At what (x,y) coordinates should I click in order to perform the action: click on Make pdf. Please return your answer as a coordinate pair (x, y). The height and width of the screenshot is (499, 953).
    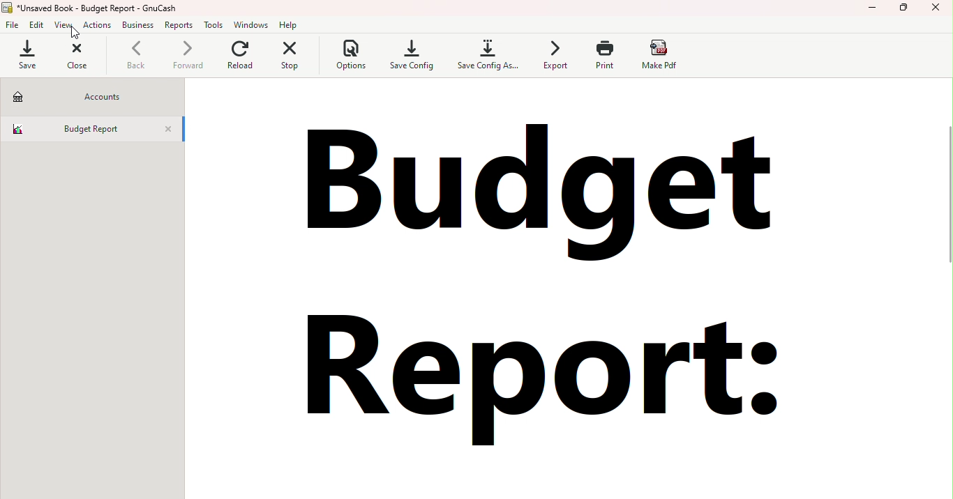
    Looking at the image, I should click on (660, 55).